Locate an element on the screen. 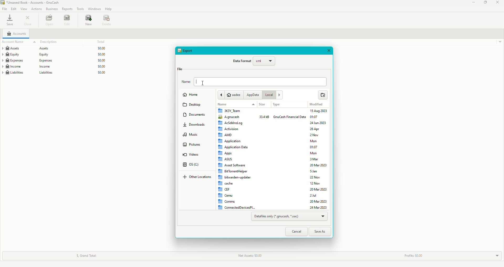 The height and width of the screenshot is (267, 504). Profits is located at coordinates (412, 254).